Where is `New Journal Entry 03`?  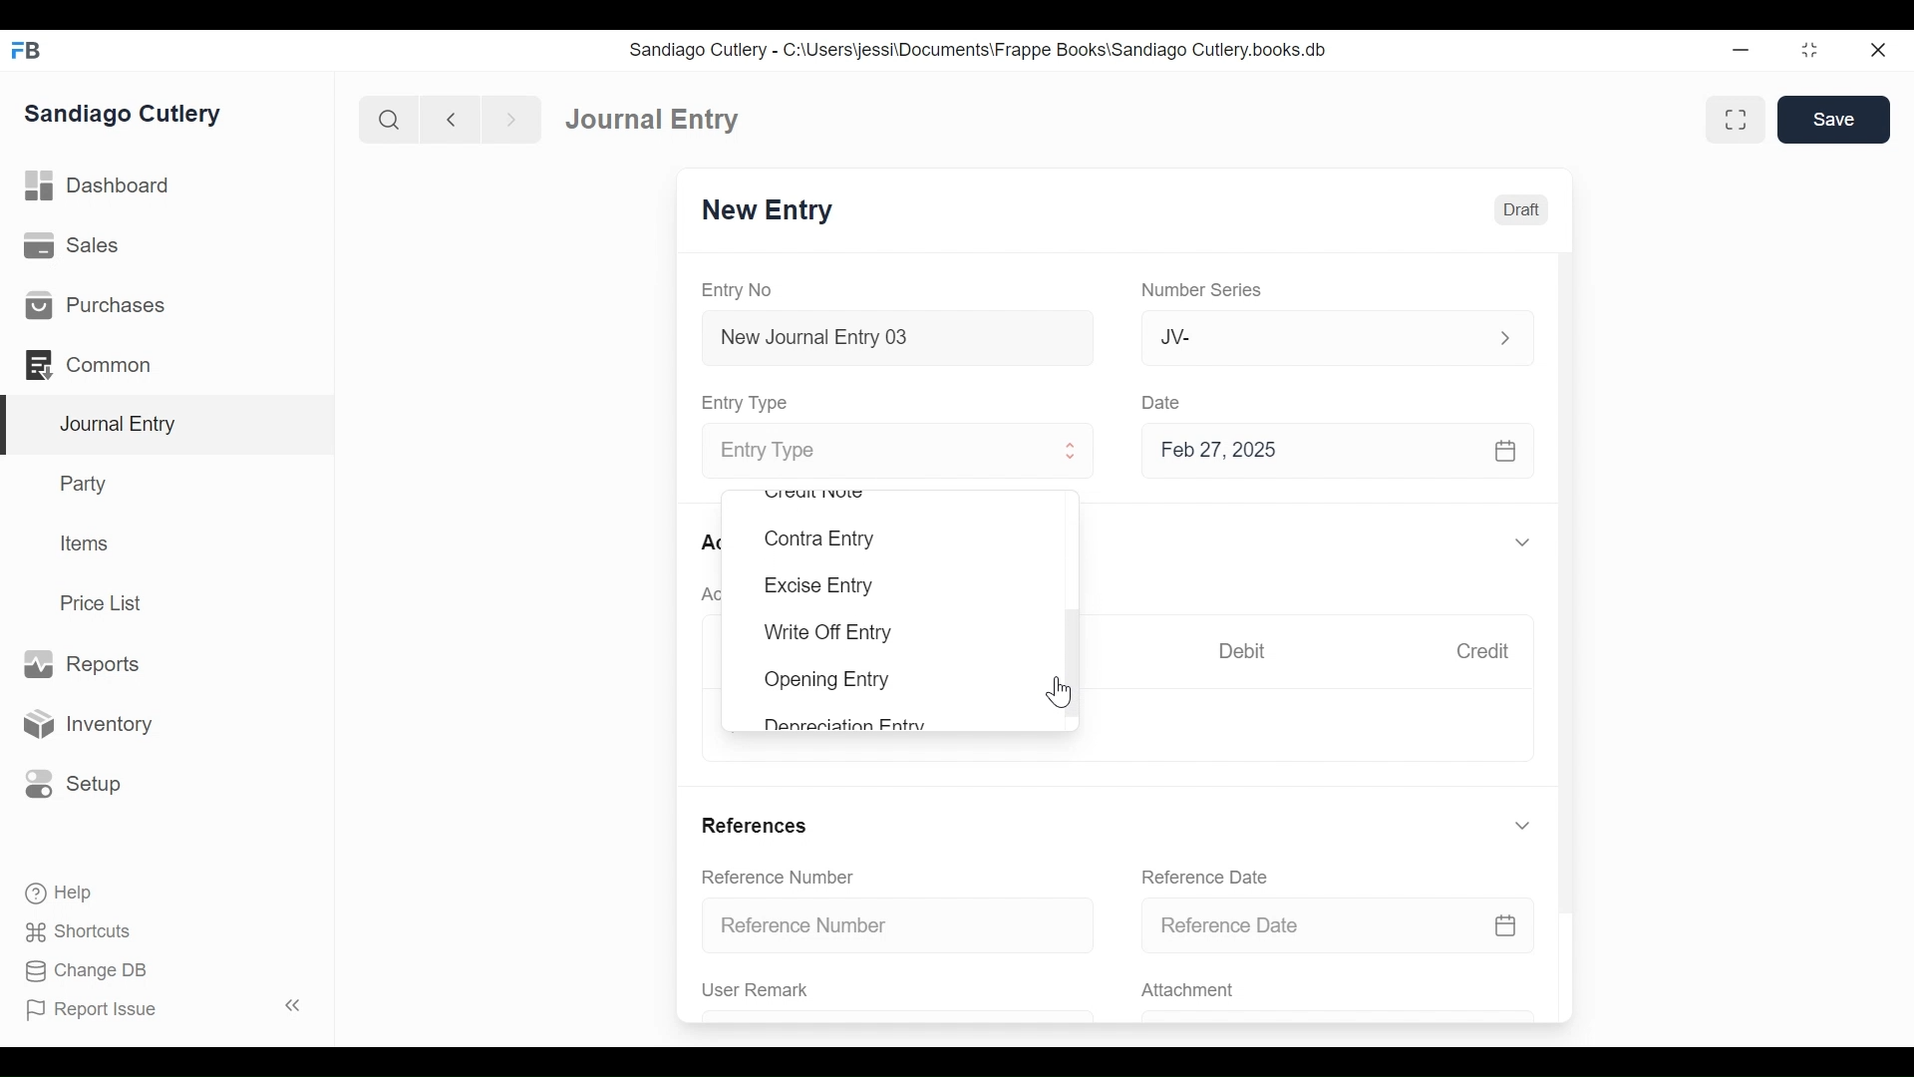 New Journal Entry 03 is located at coordinates (892, 338).